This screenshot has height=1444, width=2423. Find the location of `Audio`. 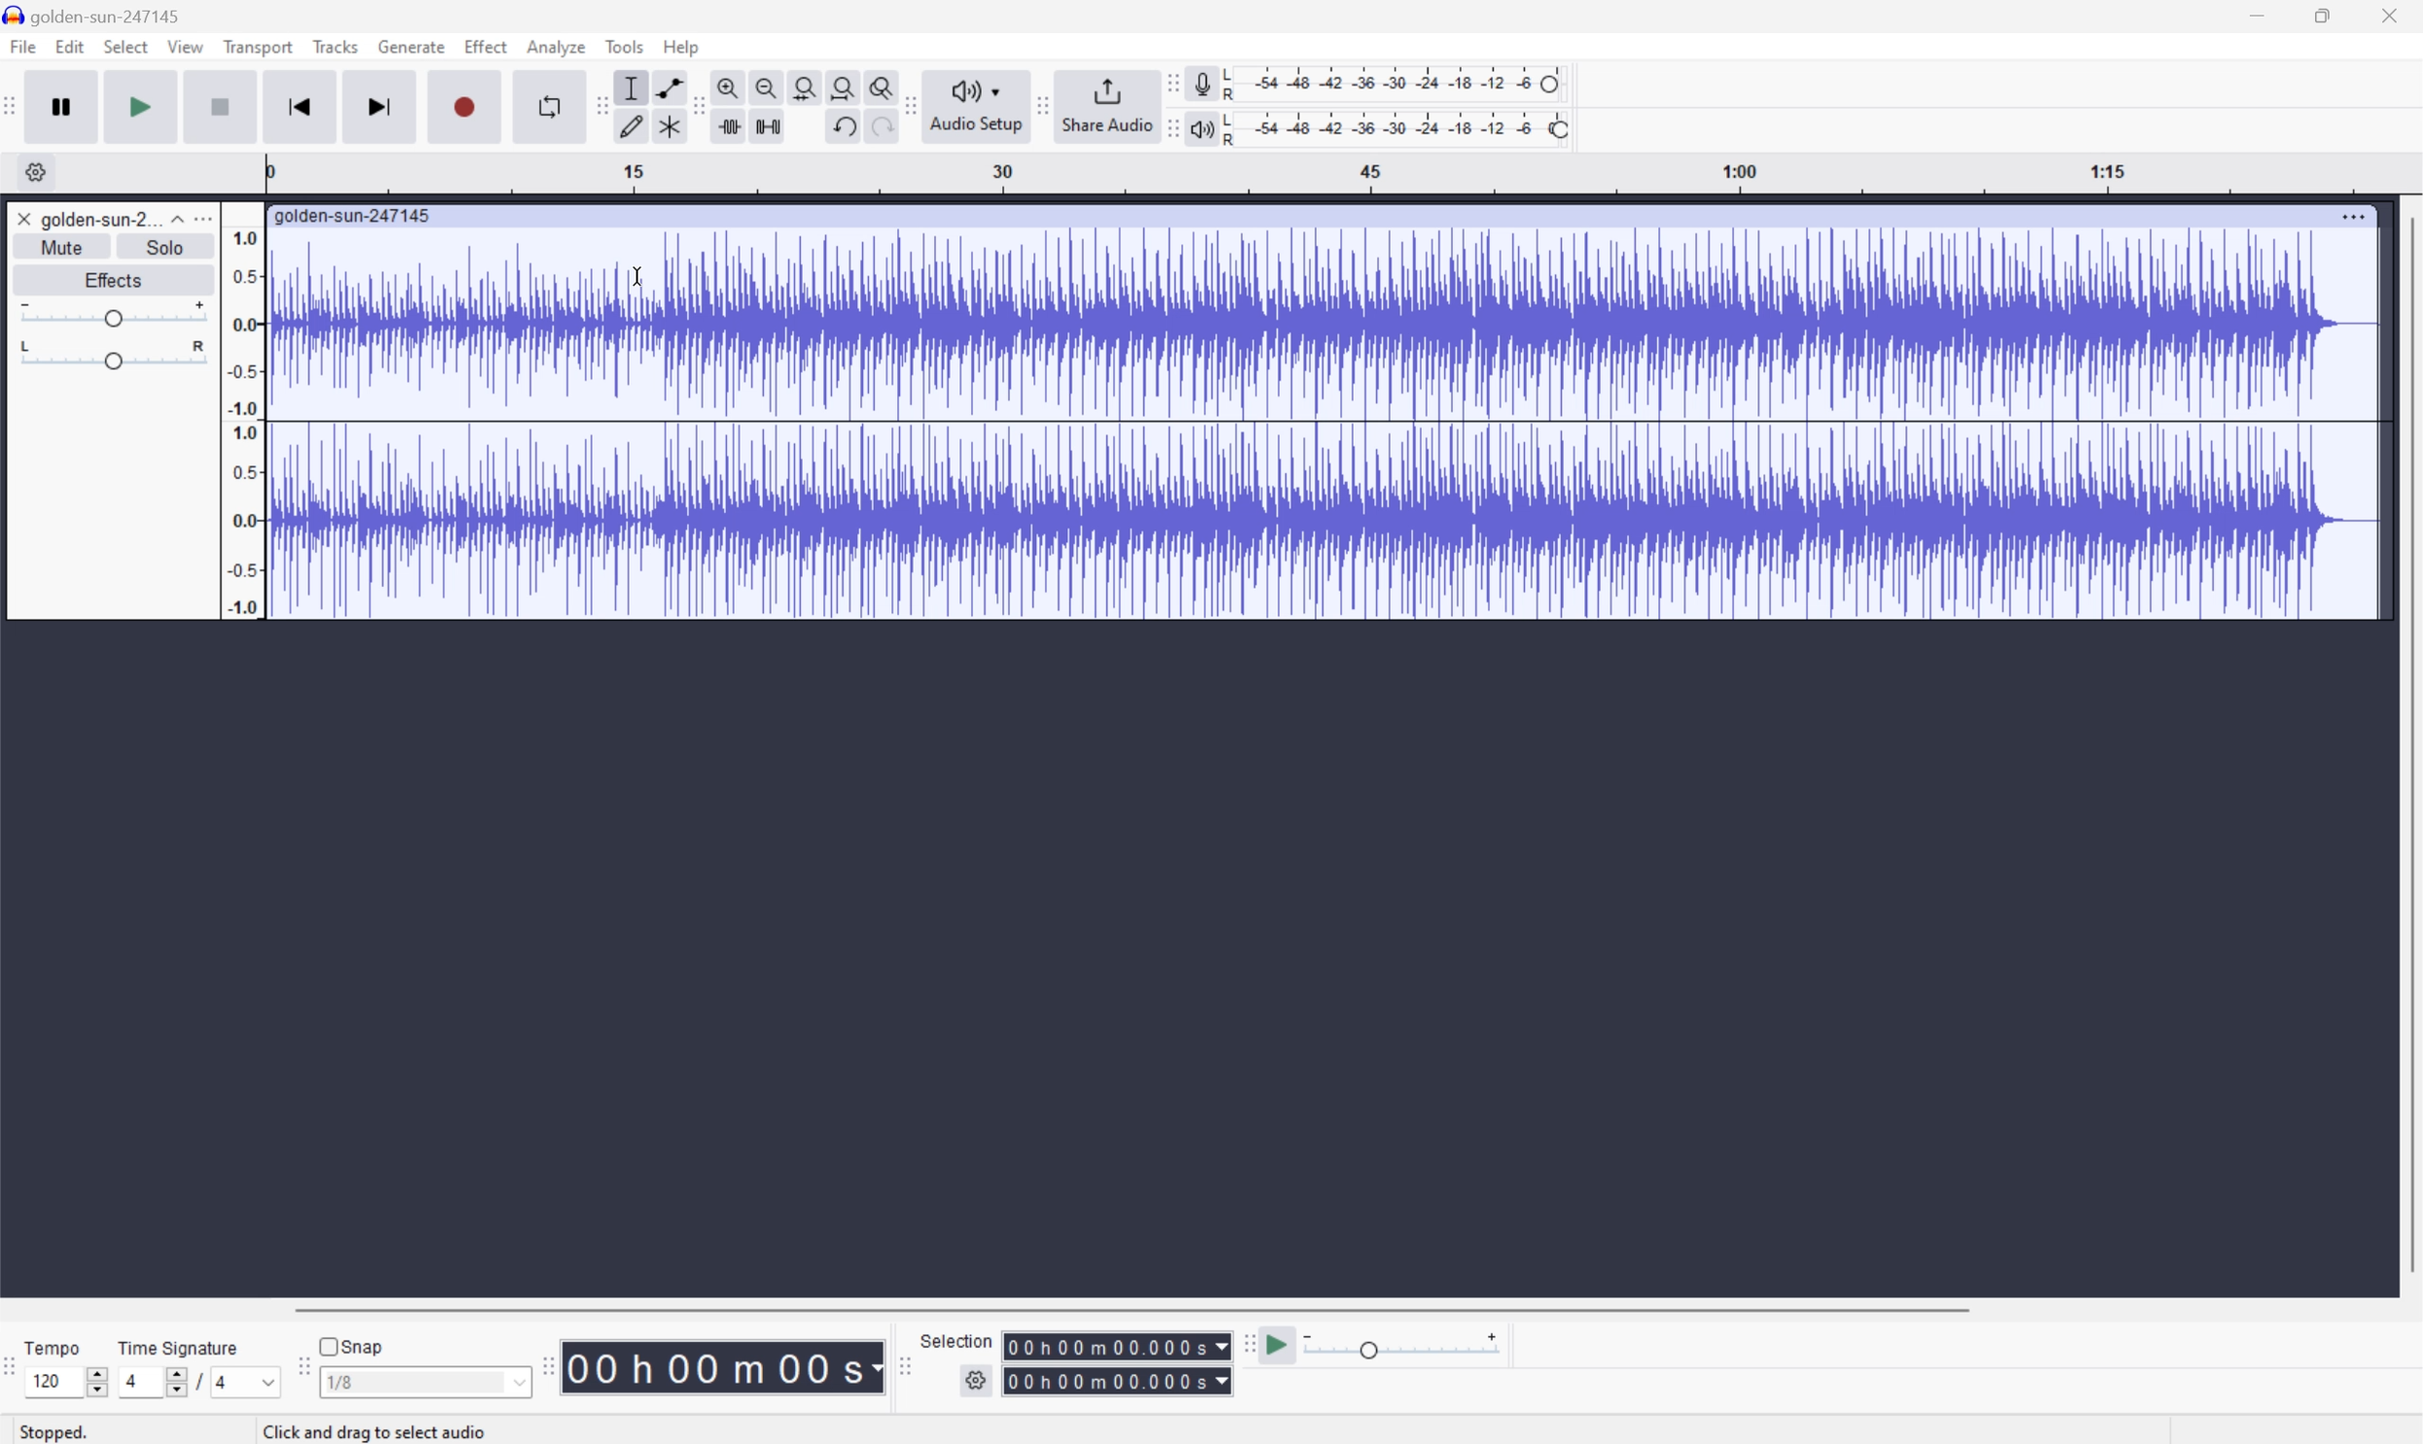

Audio is located at coordinates (1322, 422).